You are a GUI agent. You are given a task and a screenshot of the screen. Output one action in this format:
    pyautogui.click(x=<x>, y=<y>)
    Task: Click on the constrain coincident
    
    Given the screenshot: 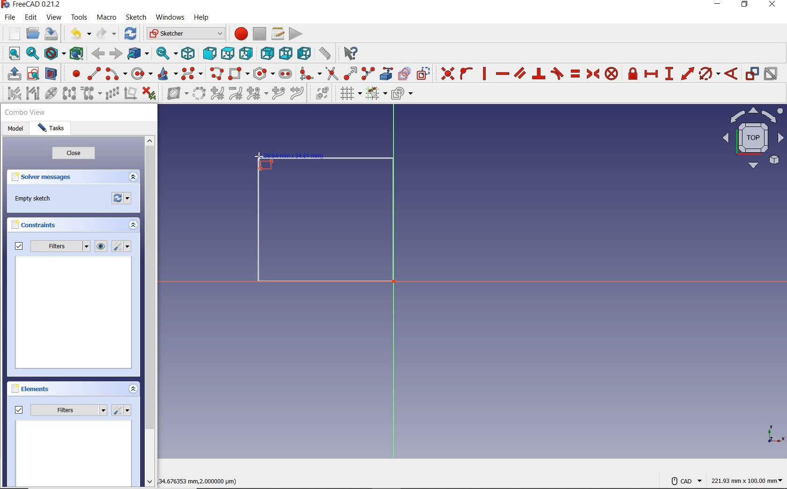 What is the action you would take?
    pyautogui.click(x=446, y=74)
    